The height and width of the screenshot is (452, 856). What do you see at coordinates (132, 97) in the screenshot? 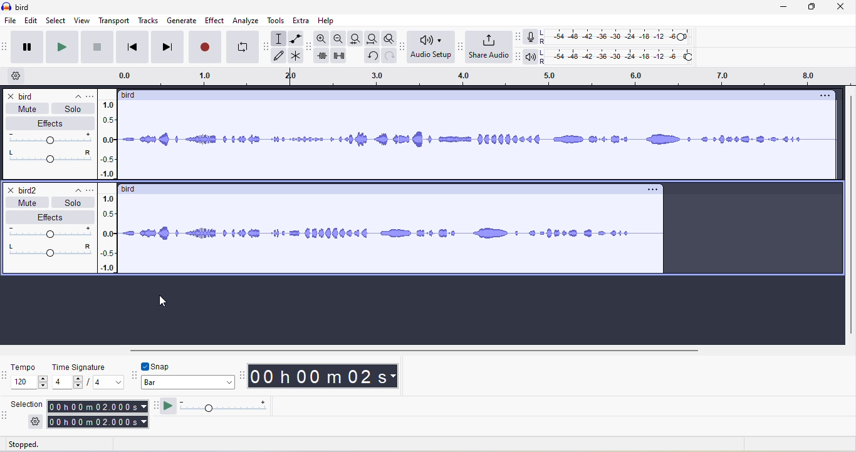
I see `birdd` at bounding box center [132, 97].